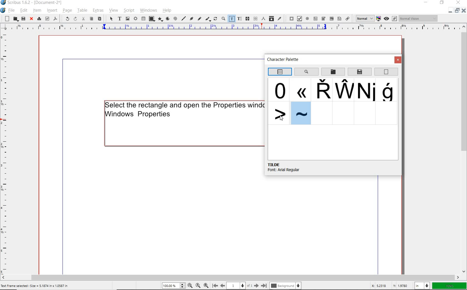 This screenshot has height=290, width=467. Describe the element at coordinates (363, 18) in the screenshot. I see `Normal` at that location.